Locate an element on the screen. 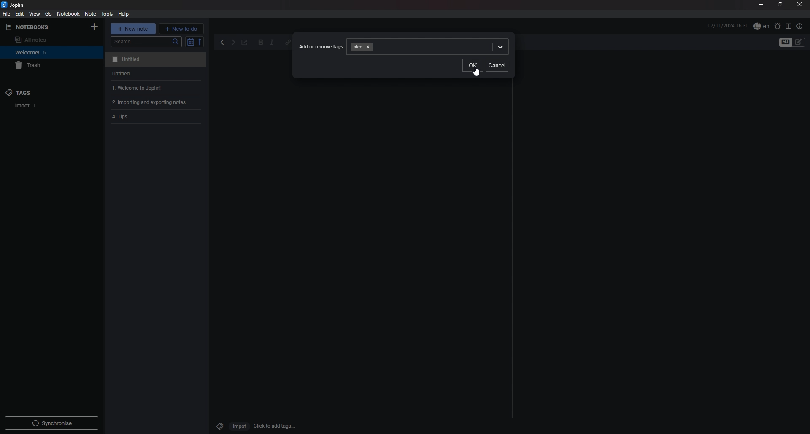  HELP is located at coordinates (124, 14).